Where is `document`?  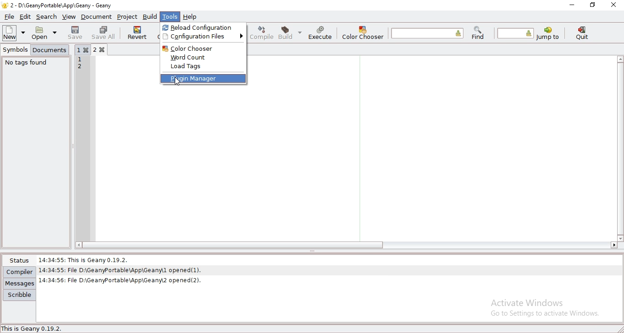 document is located at coordinates (97, 17).